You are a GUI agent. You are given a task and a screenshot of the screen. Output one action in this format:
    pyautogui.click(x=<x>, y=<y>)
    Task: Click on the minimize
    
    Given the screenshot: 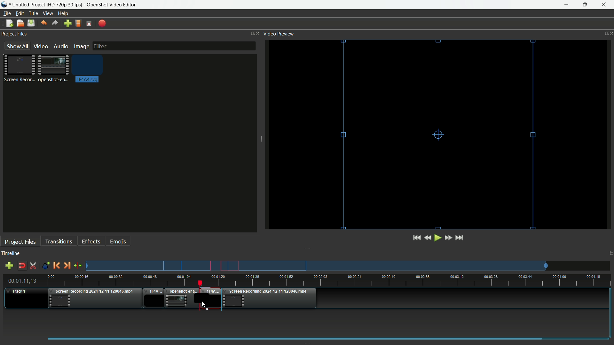 What is the action you would take?
    pyautogui.click(x=569, y=5)
    